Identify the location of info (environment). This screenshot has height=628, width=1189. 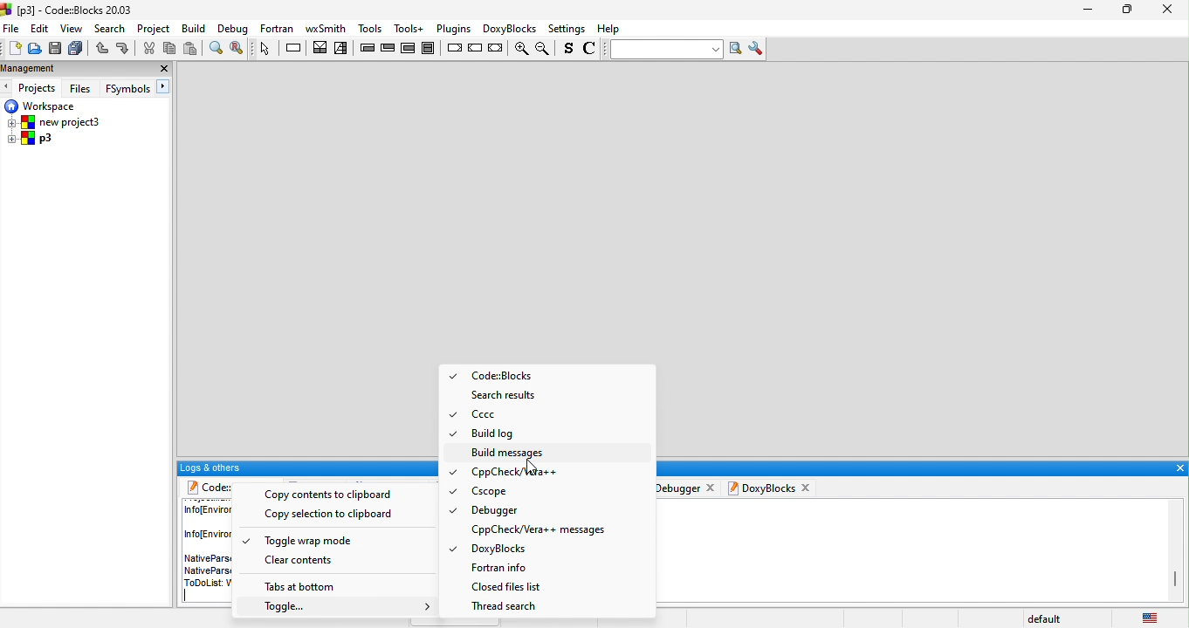
(206, 522).